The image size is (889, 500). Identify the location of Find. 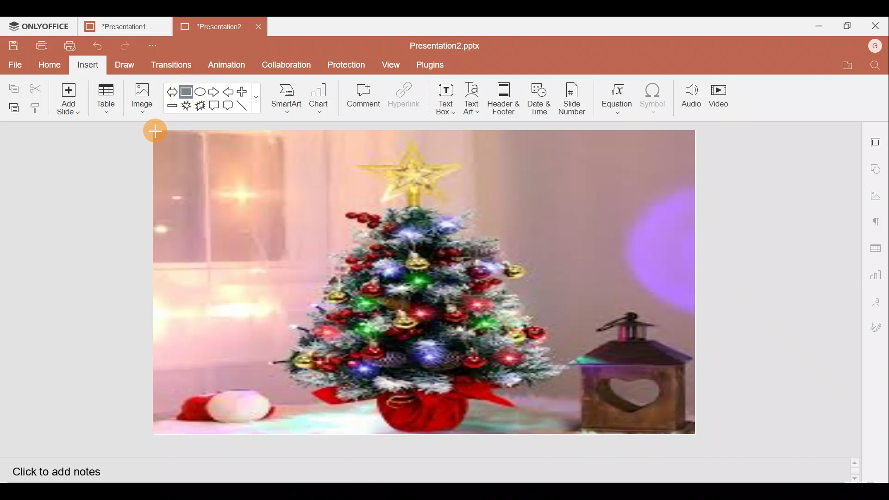
(878, 66).